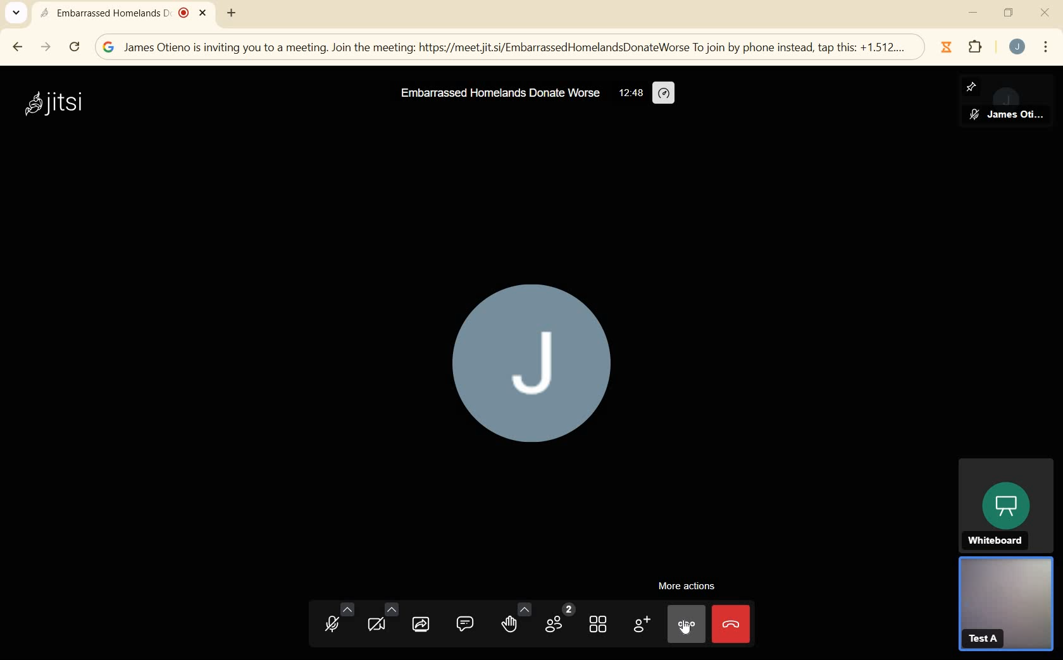  I want to click on invite people, so click(642, 626).